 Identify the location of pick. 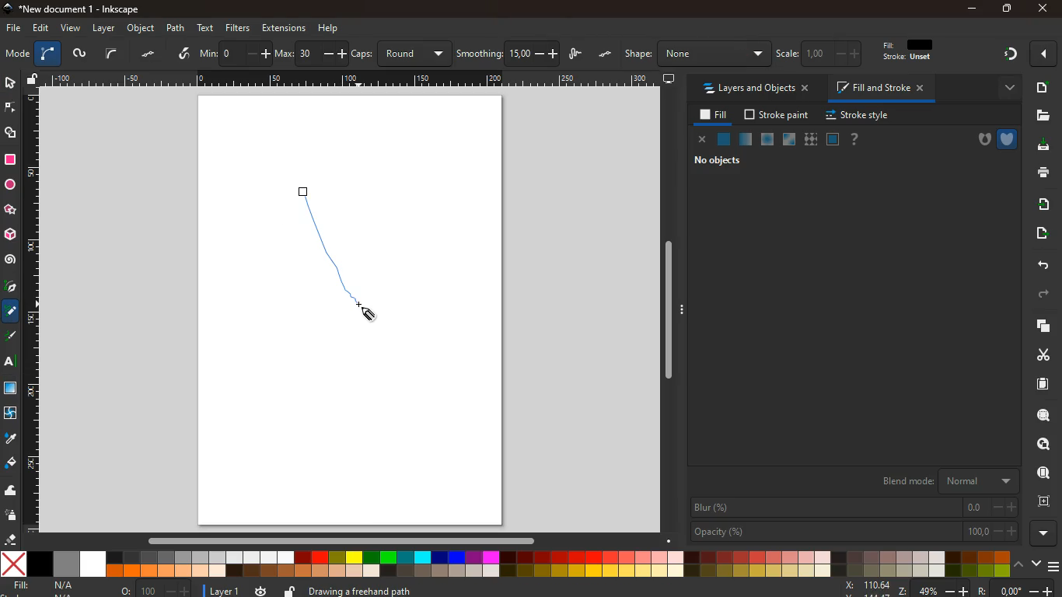
(9, 288).